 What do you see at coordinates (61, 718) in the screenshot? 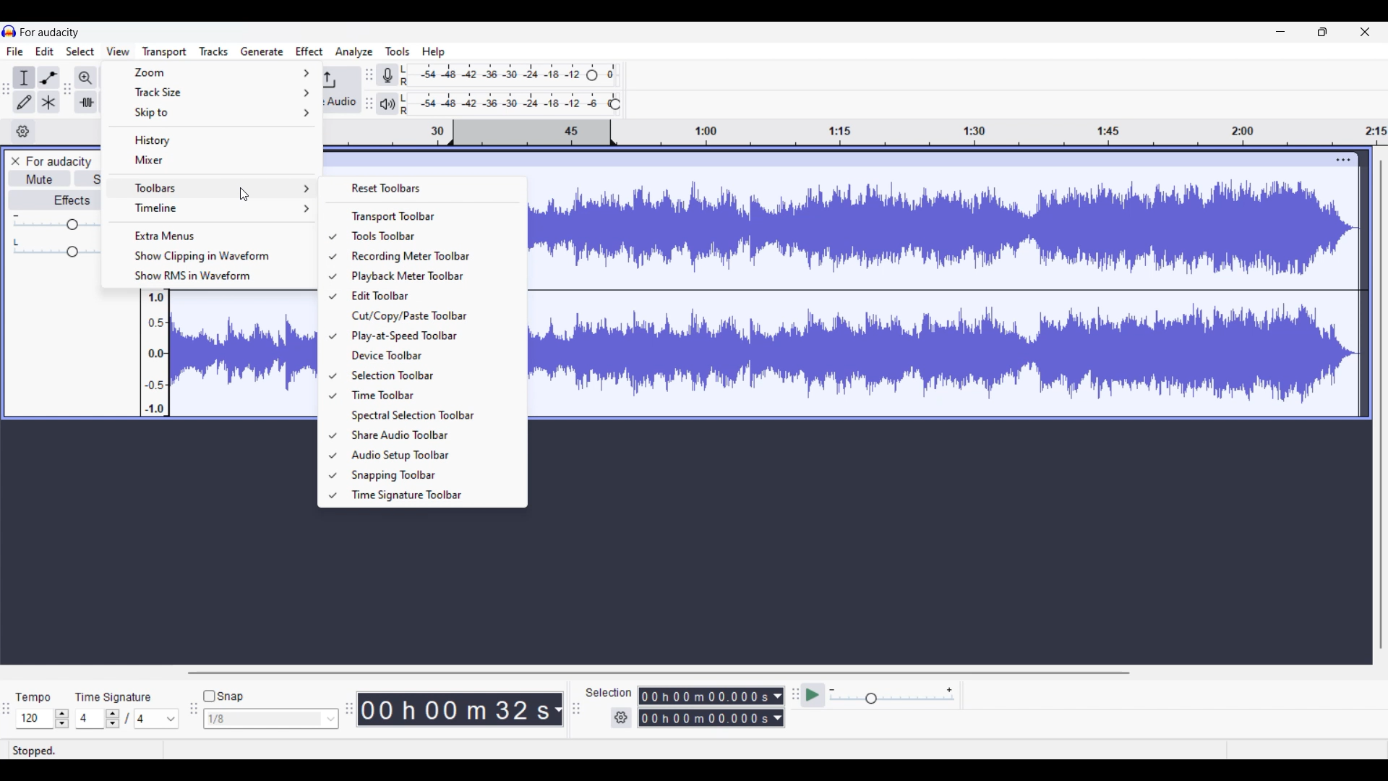
I see `Increase/Decrease tempo` at bounding box center [61, 718].